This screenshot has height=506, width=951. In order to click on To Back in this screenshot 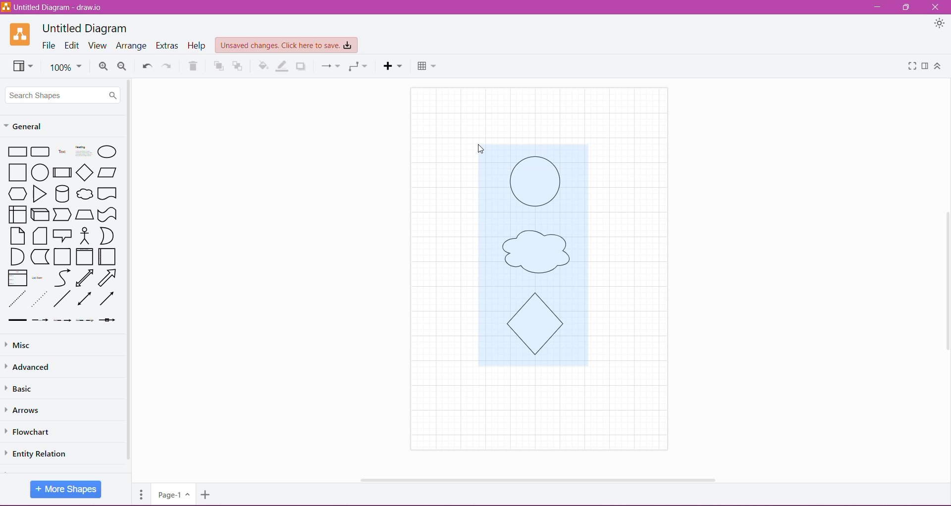, I will do `click(239, 66)`.